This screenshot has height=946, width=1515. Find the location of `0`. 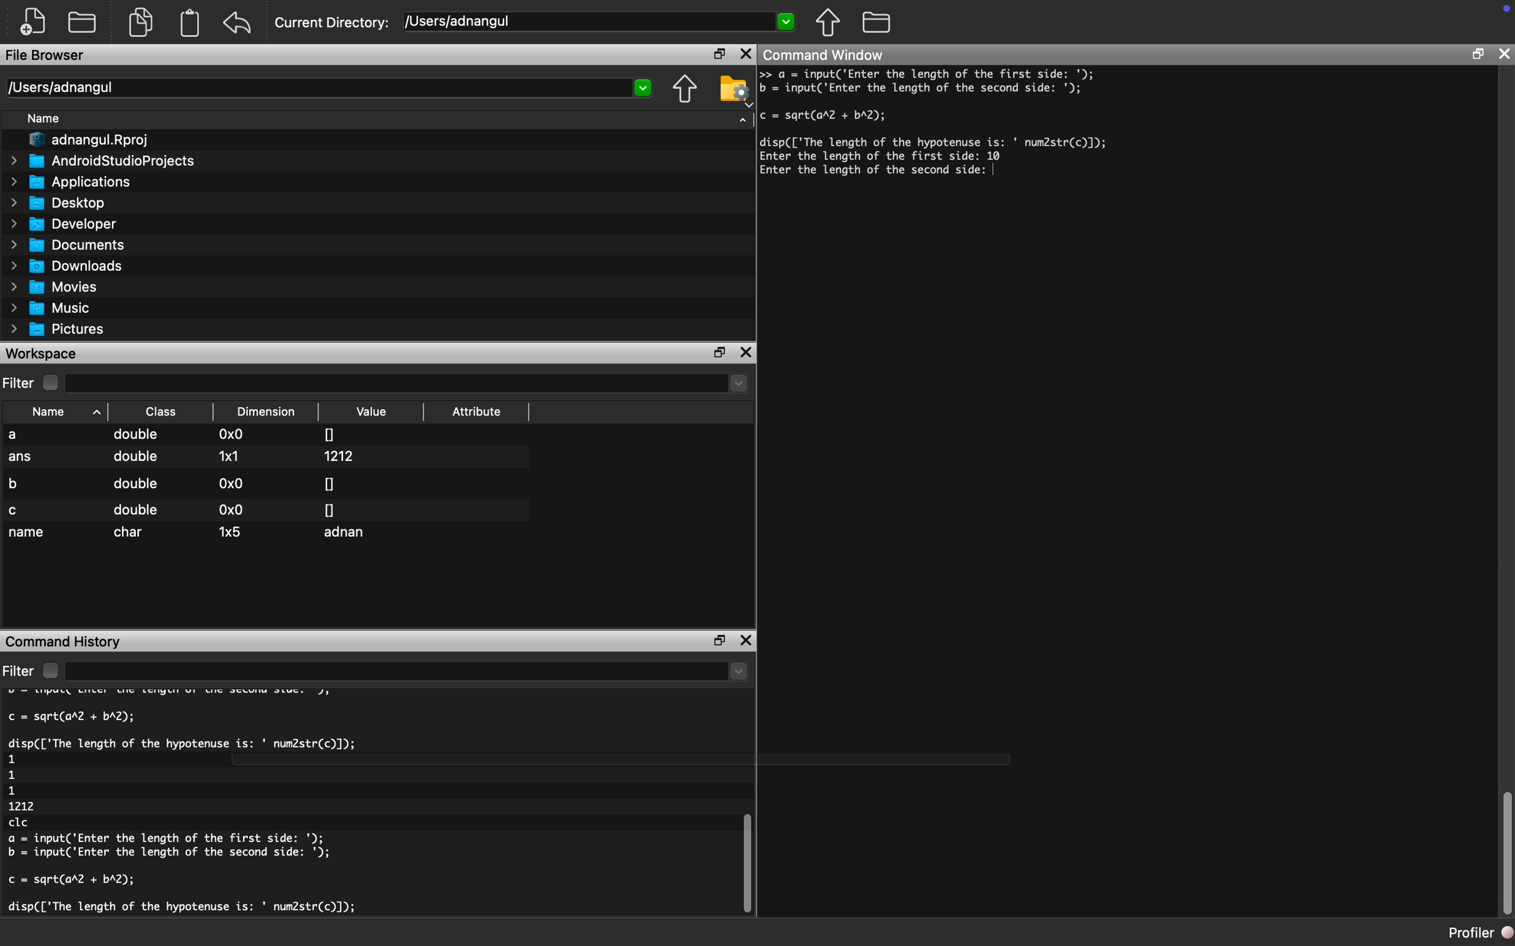

0 is located at coordinates (330, 433).